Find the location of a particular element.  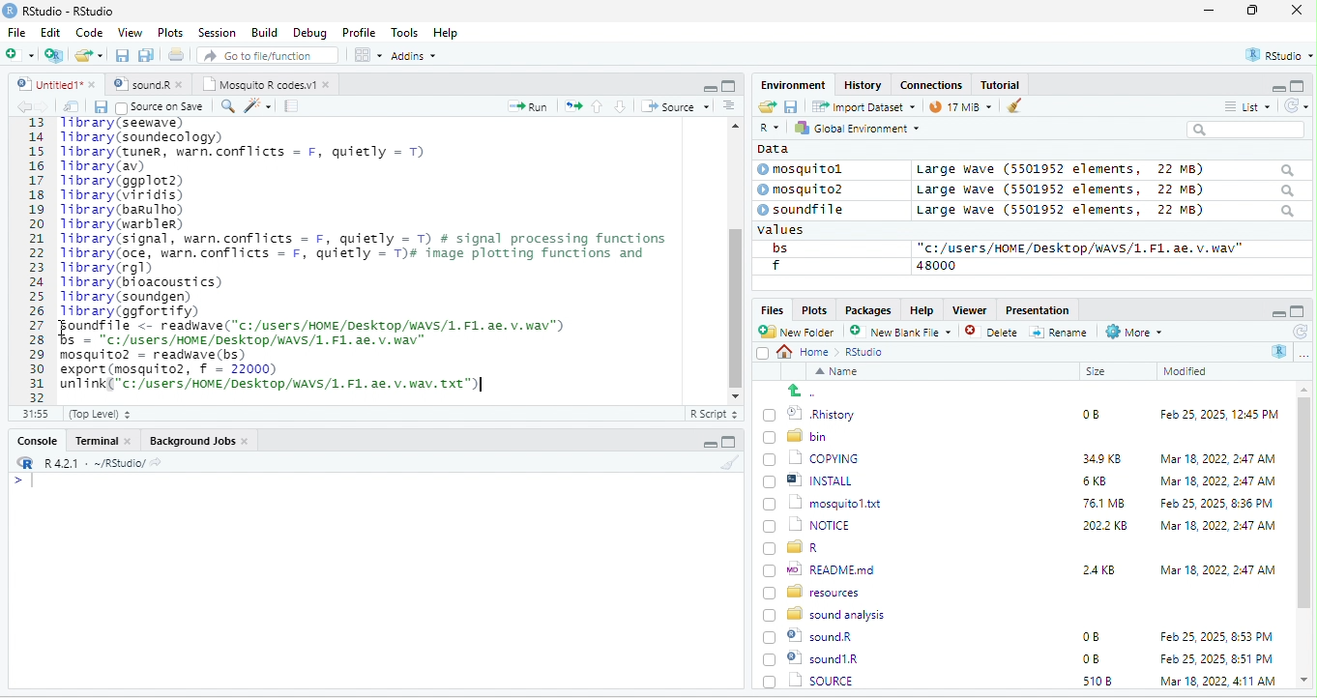

R Script 5 is located at coordinates (715, 414).